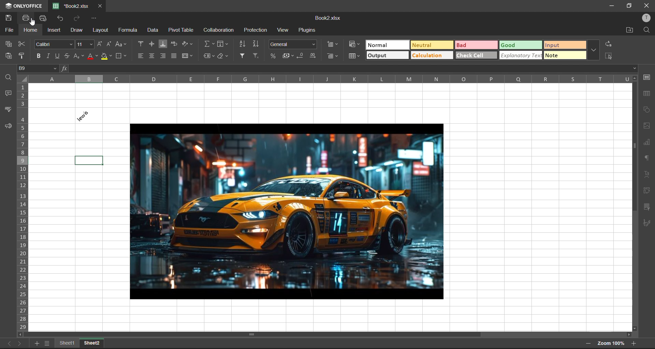 Image resolution: width=655 pixels, height=349 pixels. What do you see at coordinates (222, 44) in the screenshot?
I see `fields` at bounding box center [222, 44].